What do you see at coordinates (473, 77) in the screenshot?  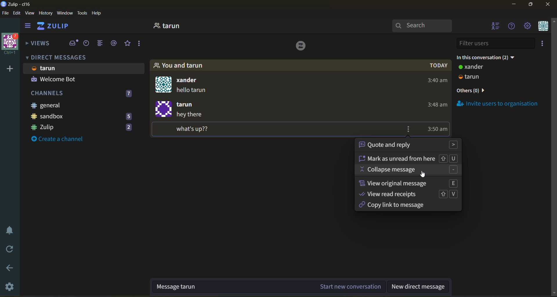 I see `user 2` at bounding box center [473, 77].